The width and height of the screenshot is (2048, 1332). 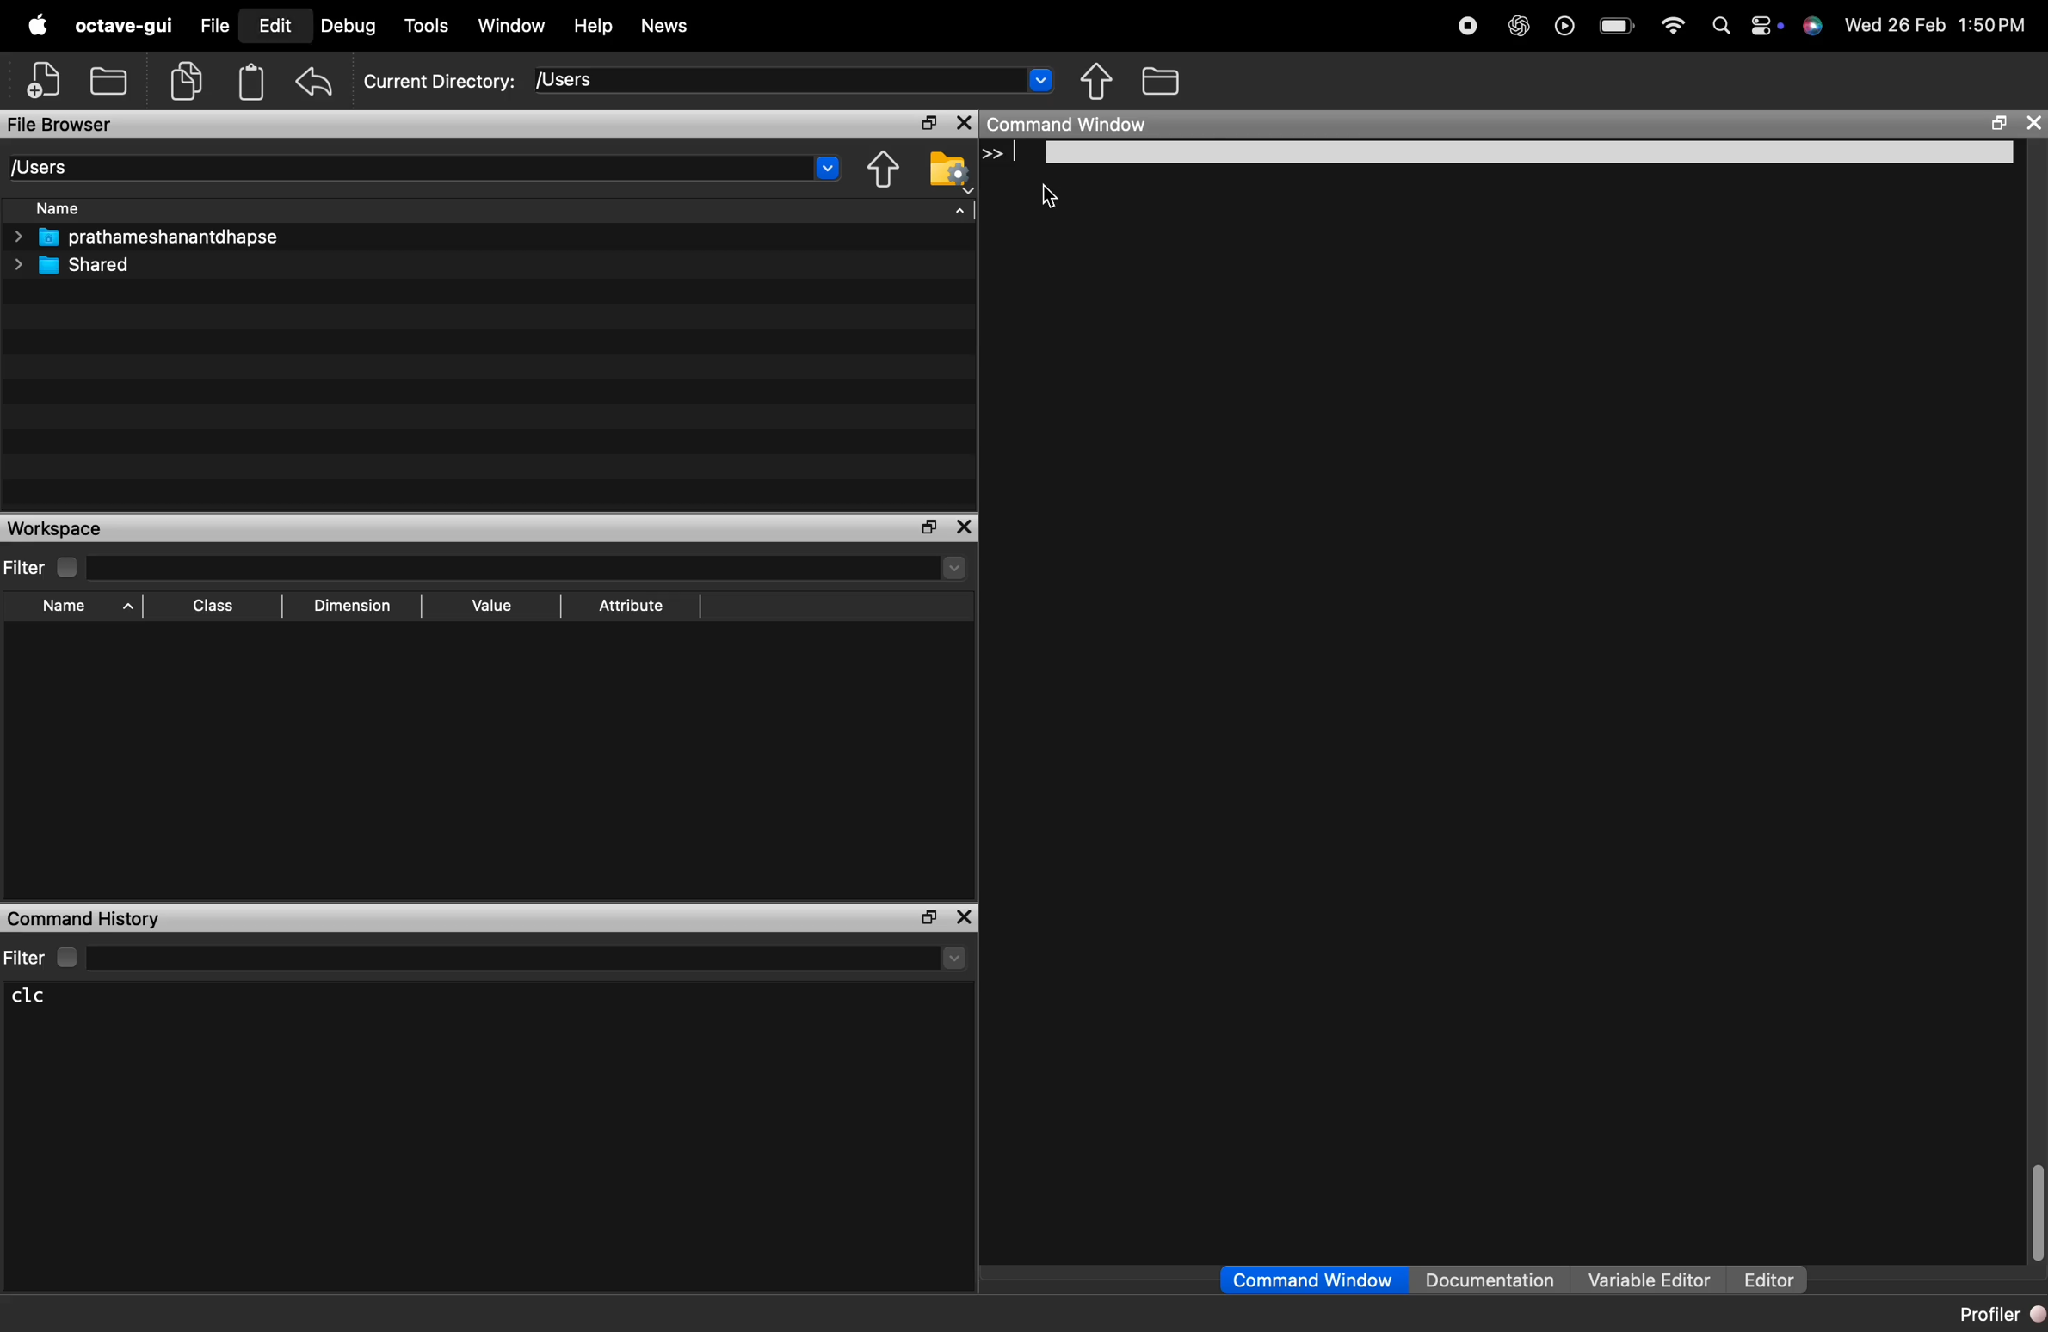 I want to click on Profiler , so click(x=1991, y=1312).